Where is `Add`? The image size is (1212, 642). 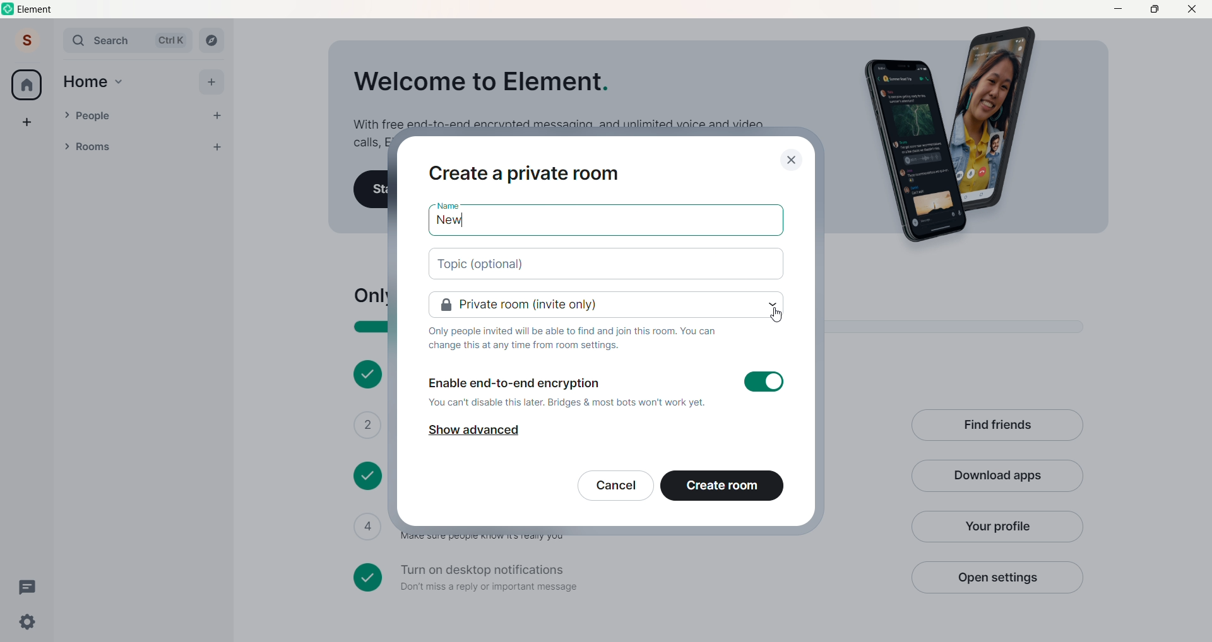 Add is located at coordinates (211, 82).